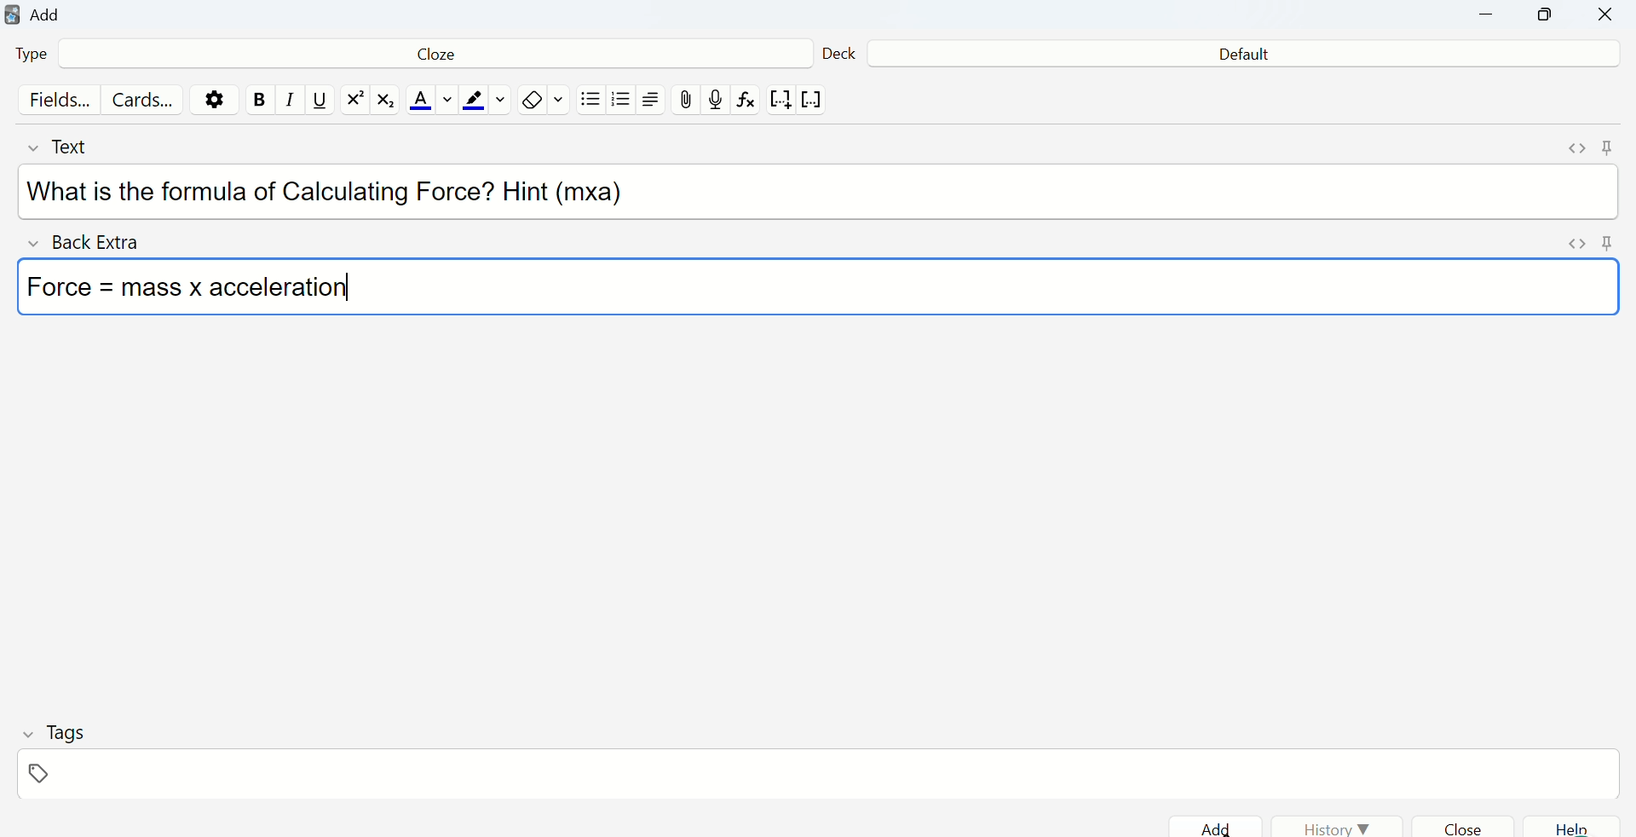  Describe the element at coordinates (55, 101) in the screenshot. I see `Fields` at that location.